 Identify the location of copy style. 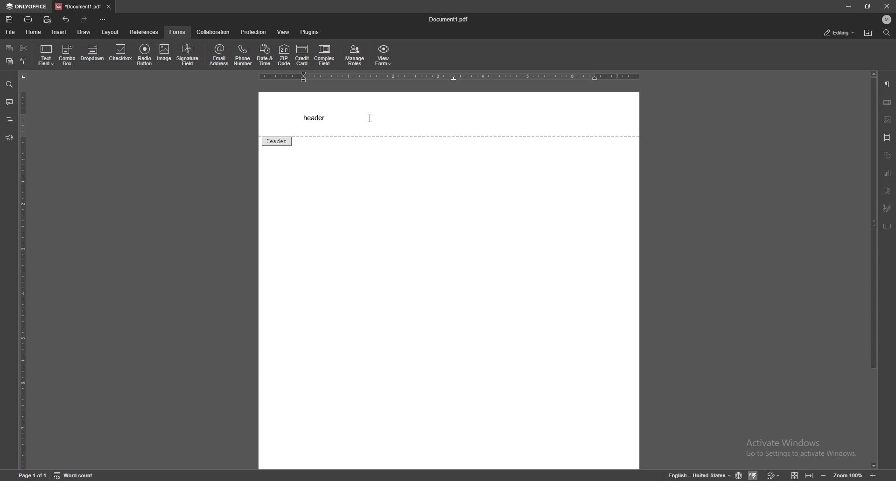
(24, 62).